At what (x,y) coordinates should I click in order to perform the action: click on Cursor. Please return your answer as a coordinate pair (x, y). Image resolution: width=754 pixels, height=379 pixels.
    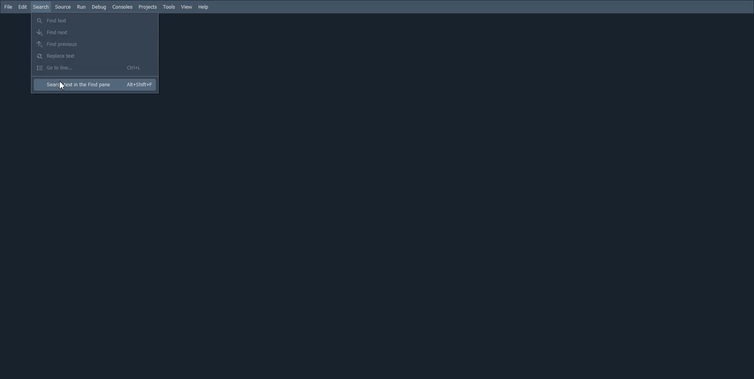
    Looking at the image, I should click on (63, 86).